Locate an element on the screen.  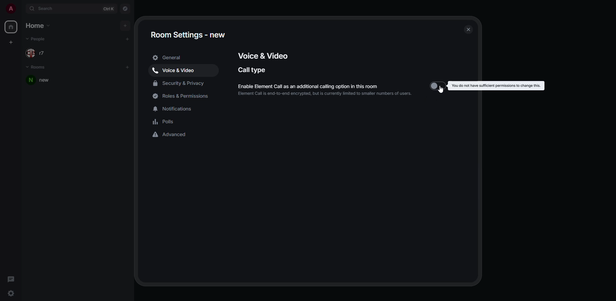
profile is located at coordinates (11, 9).